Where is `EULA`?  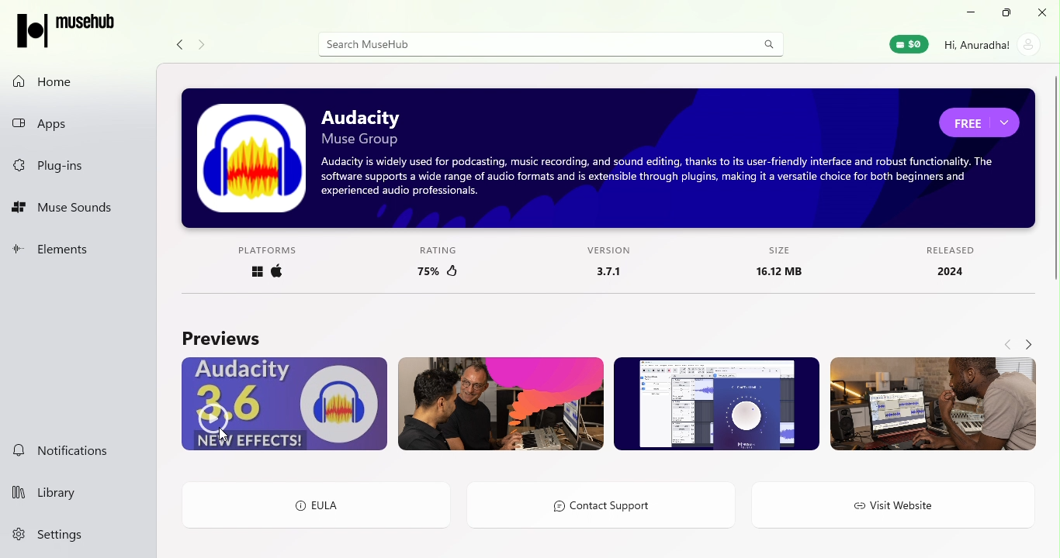
EULA is located at coordinates (315, 505).